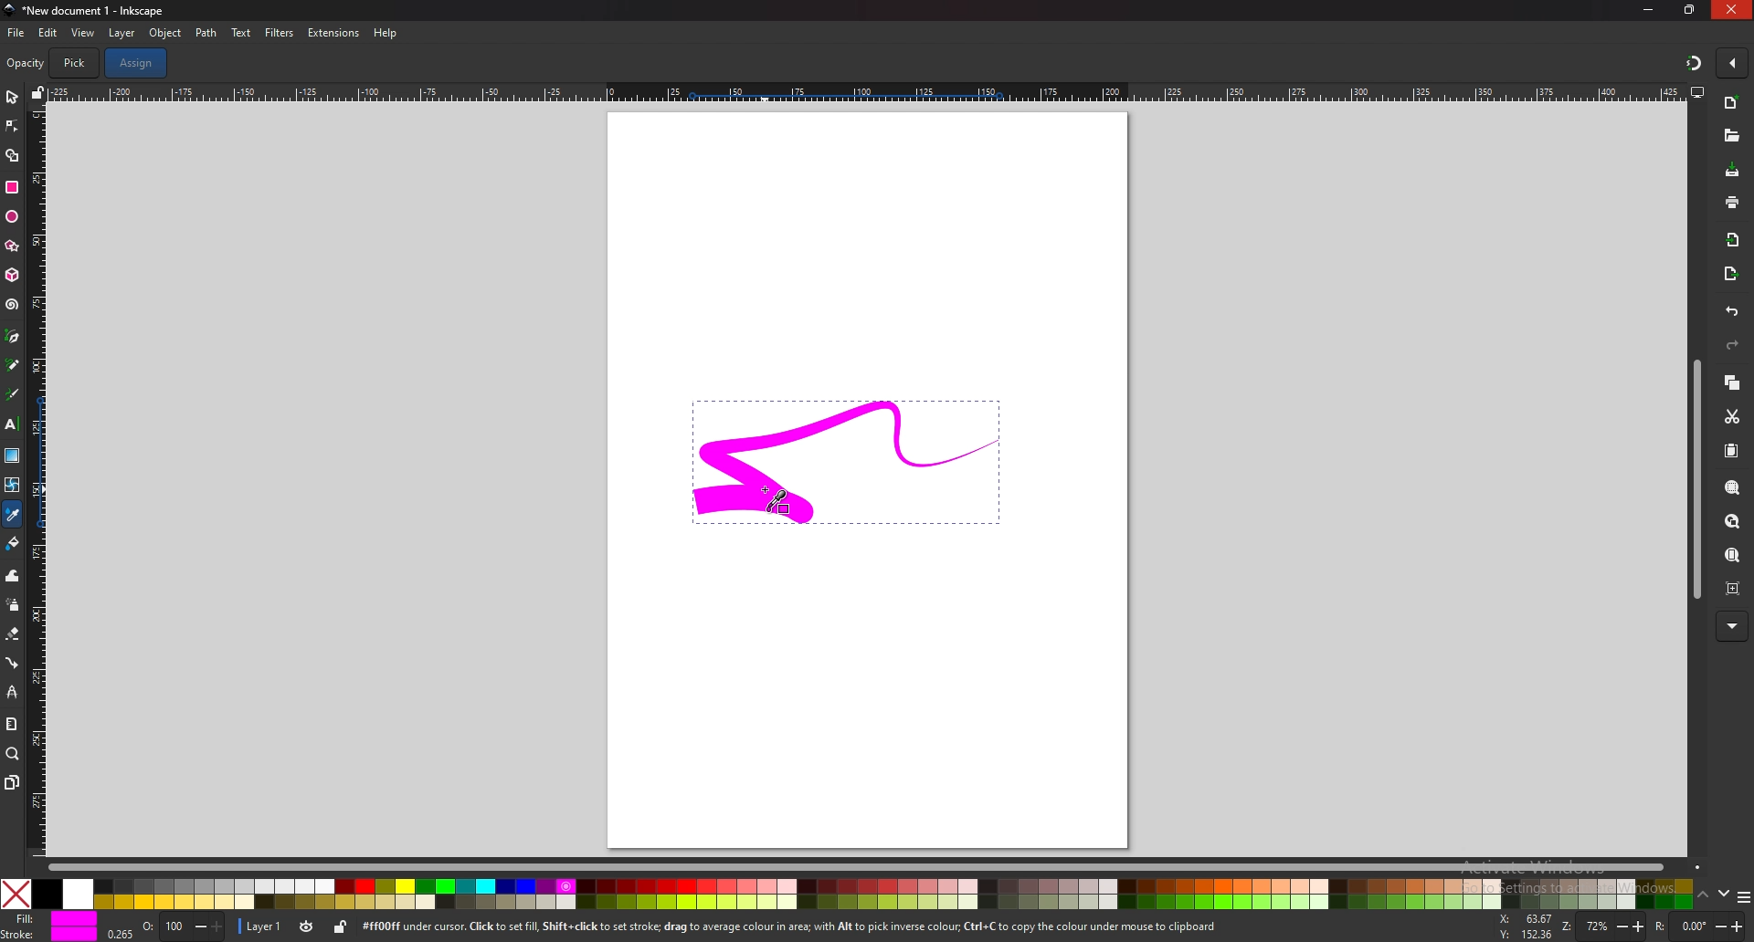 The image size is (1754, 942). What do you see at coordinates (13, 423) in the screenshot?
I see `text` at bounding box center [13, 423].